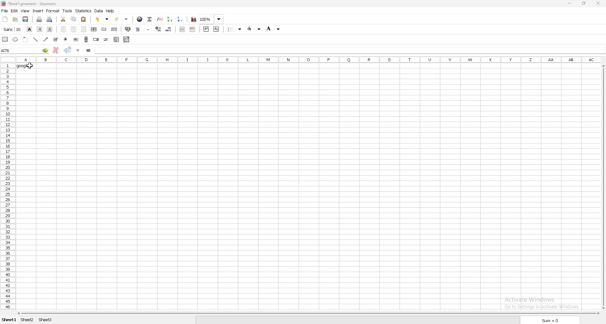 The image size is (606, 324). I want to click on spin button, so click(96, 39).